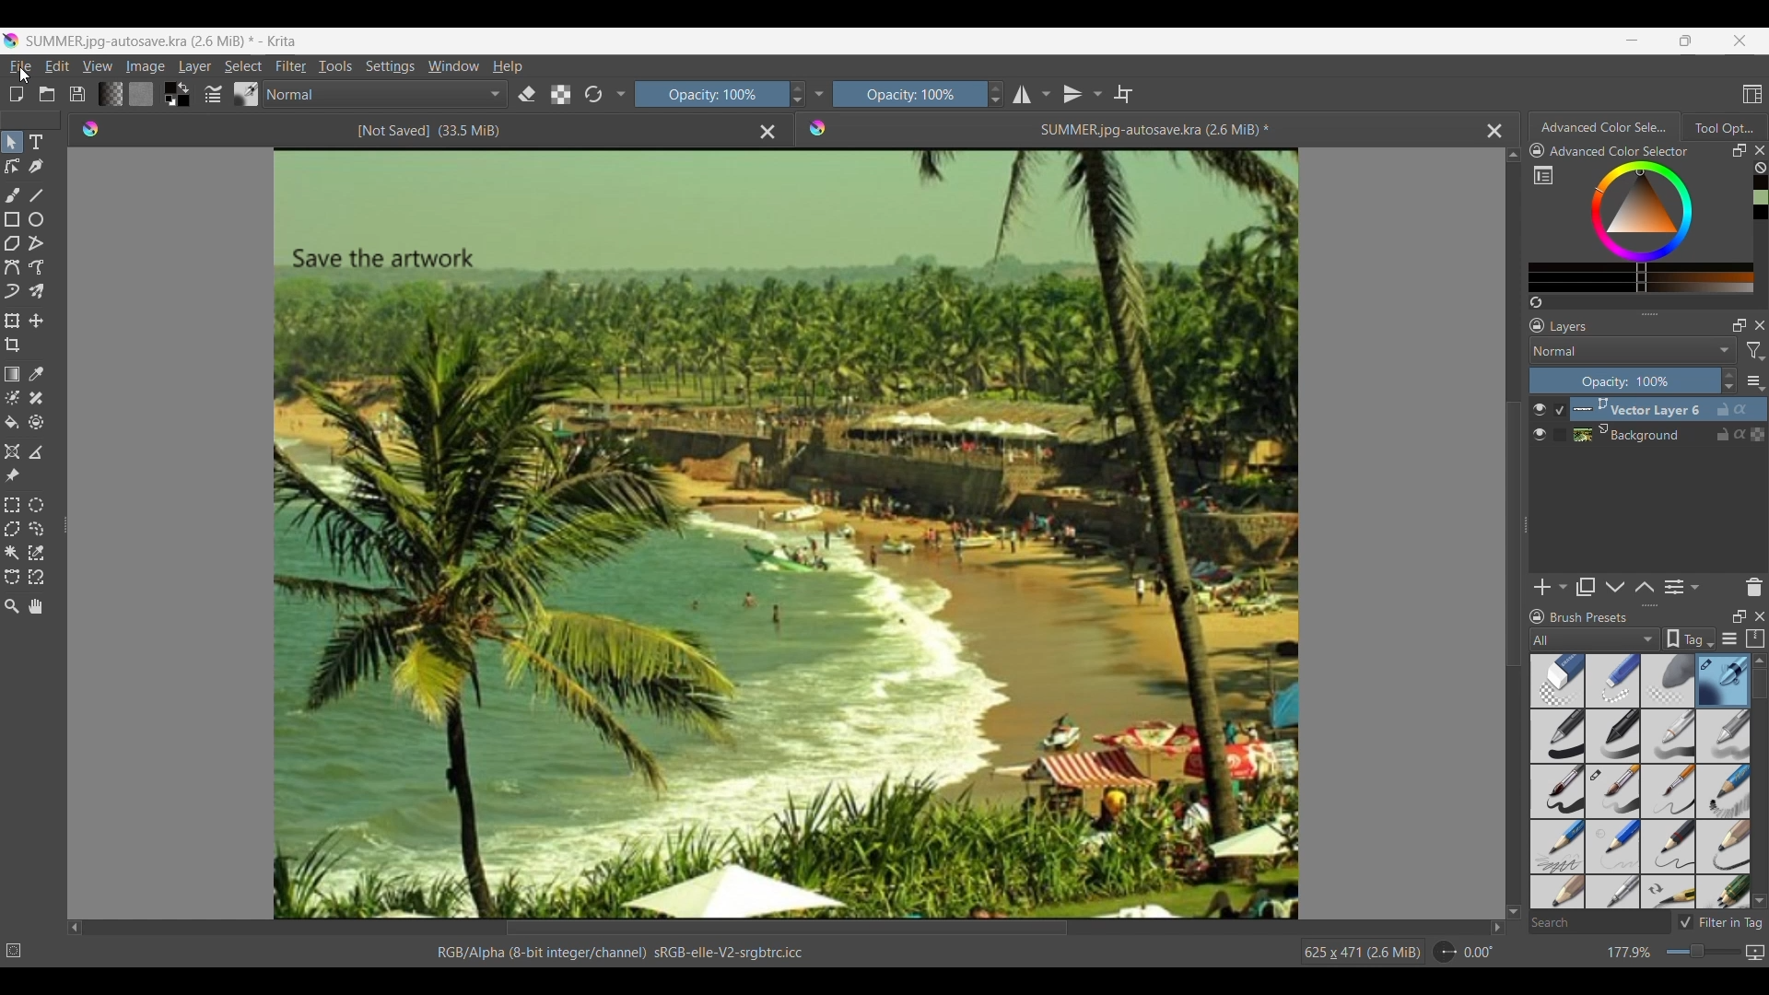 The image size is (1769, 995). I want to click on Reference images tool, so click(12, 475).